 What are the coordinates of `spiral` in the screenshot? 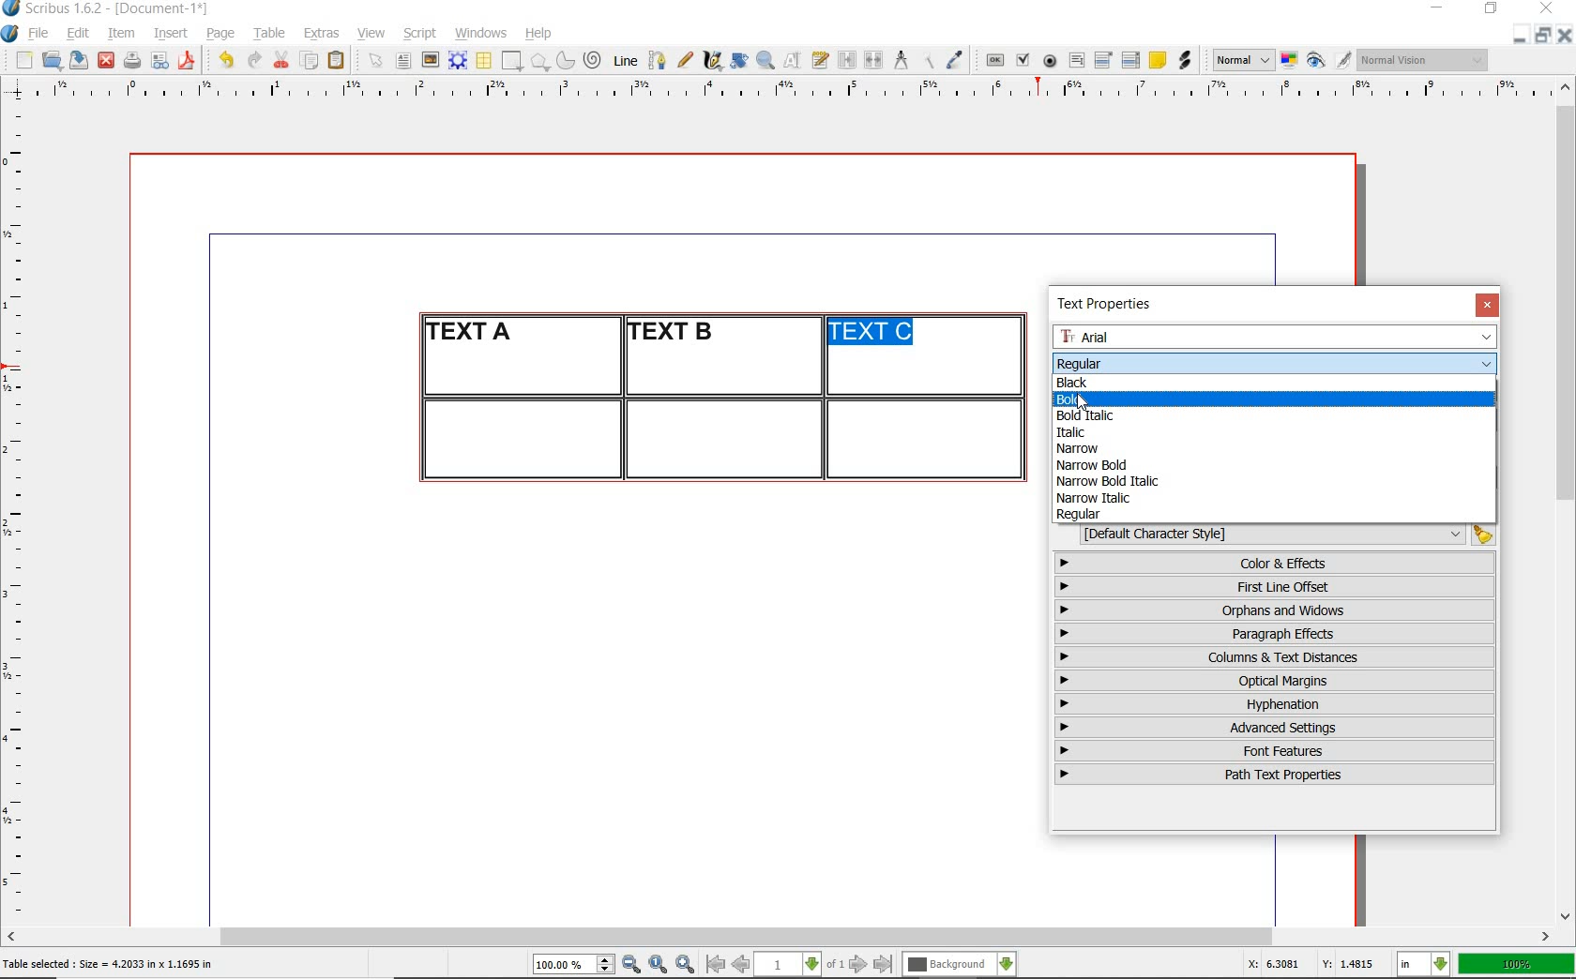 It's located at (594, 60).